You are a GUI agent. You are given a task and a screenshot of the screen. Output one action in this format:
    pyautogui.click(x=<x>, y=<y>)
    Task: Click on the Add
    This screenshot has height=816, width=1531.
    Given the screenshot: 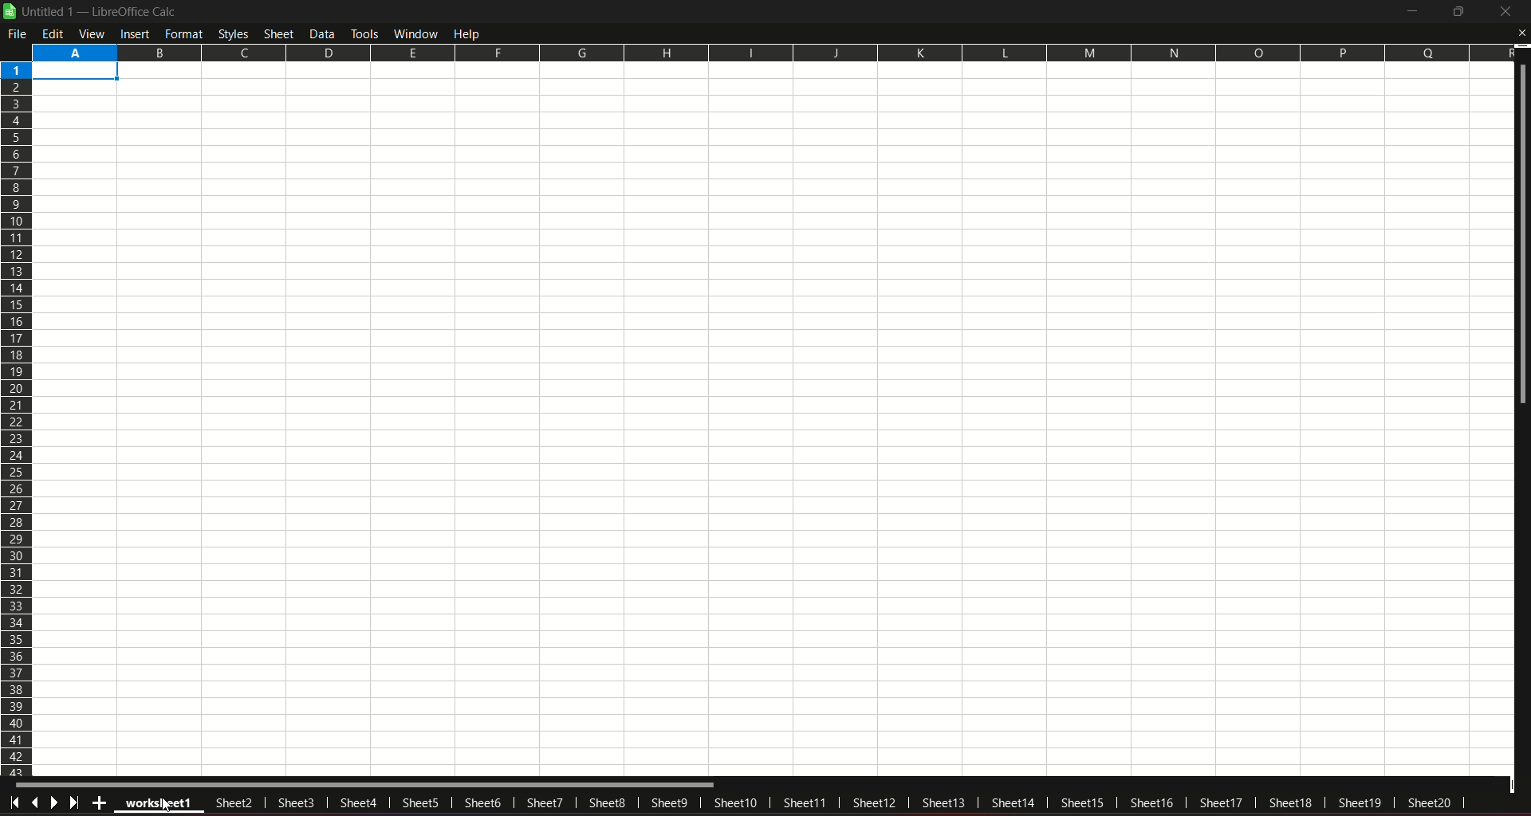 What is the action you would take?
    pyautogui.click(x=97, y=802)
    